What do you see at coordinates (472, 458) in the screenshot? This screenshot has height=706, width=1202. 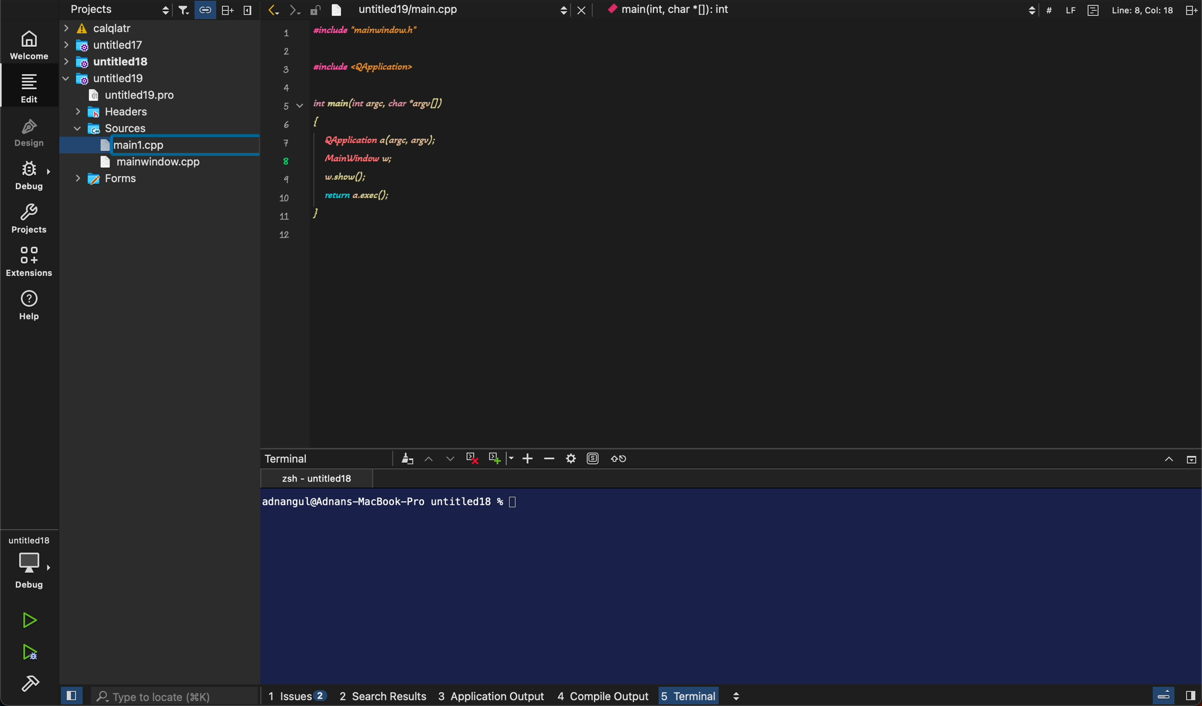 I see `Close Terminal` at bounding box center [472, 458].